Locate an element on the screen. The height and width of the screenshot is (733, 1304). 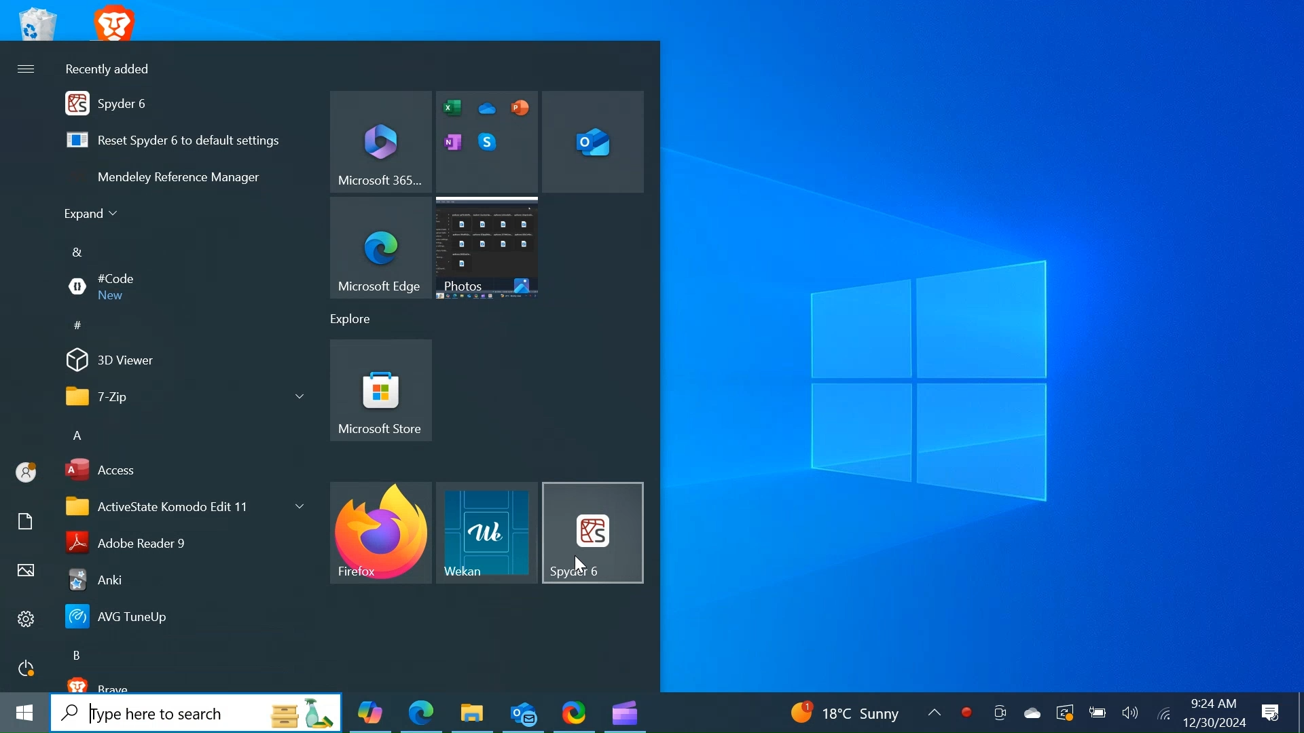
Restart Update is located at coordinates (1066, 711).